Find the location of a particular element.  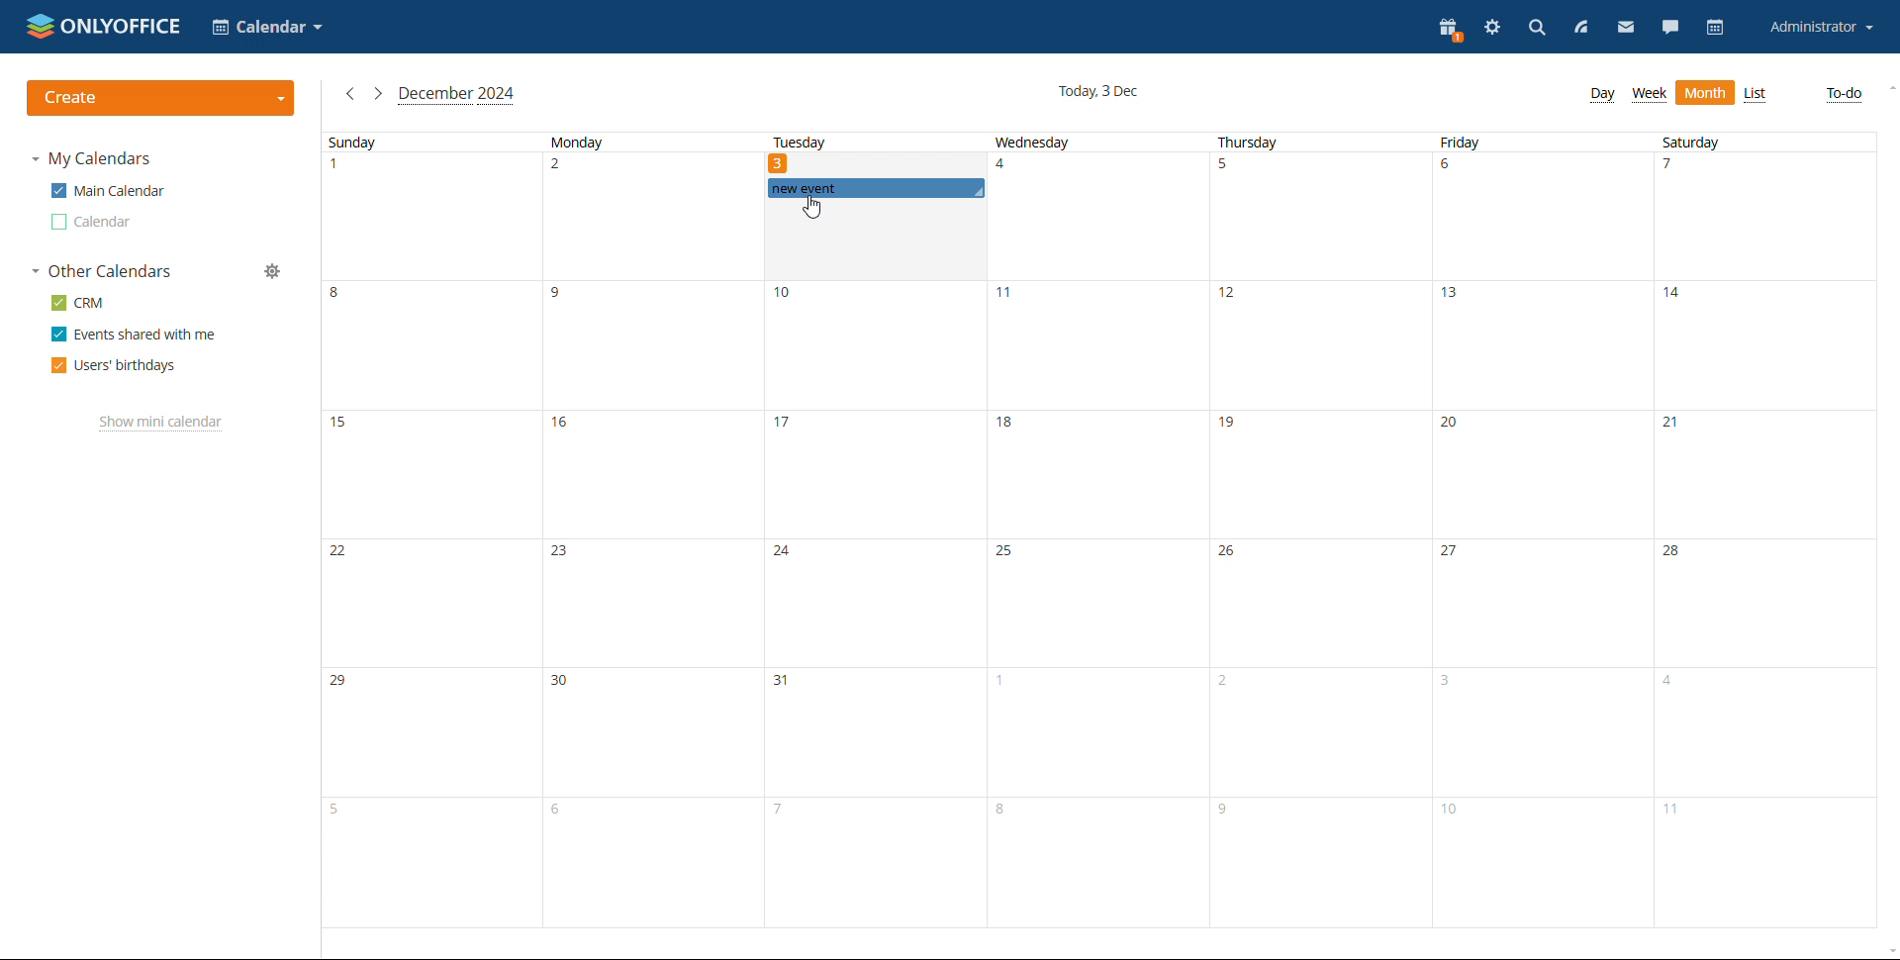

mail is located at coordinates (1625, 28).